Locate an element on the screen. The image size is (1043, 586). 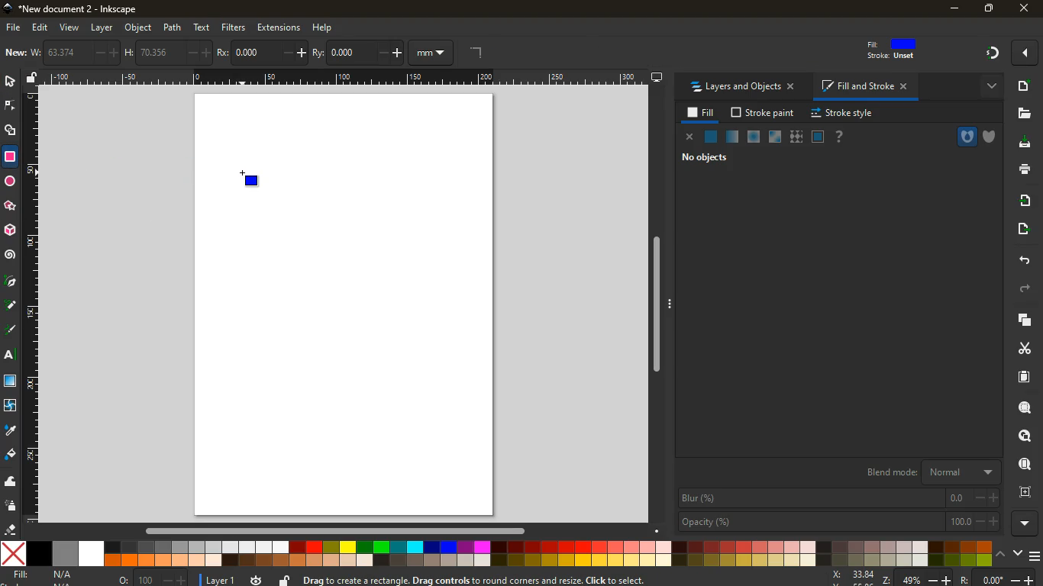
new is located at coordinates (15, 53).